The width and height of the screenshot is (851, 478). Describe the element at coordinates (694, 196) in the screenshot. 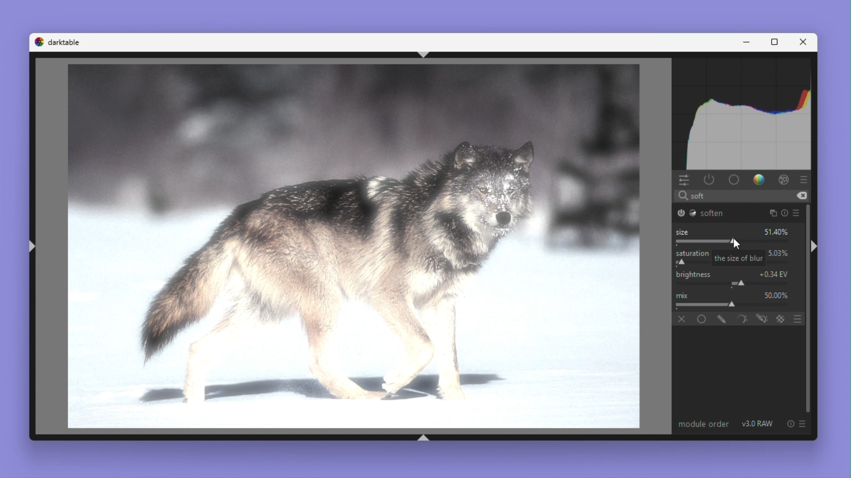

I see `text "soft"` at that location.